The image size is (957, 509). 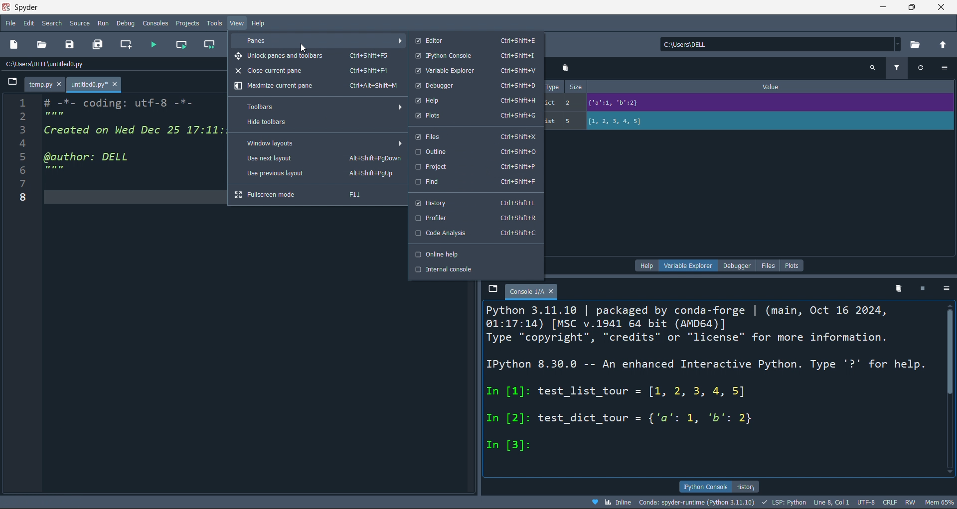 What do you see at coordinates (951, 358) in the screenshot?
I see `vertical scroll bar` at bounding box center [951, 358].